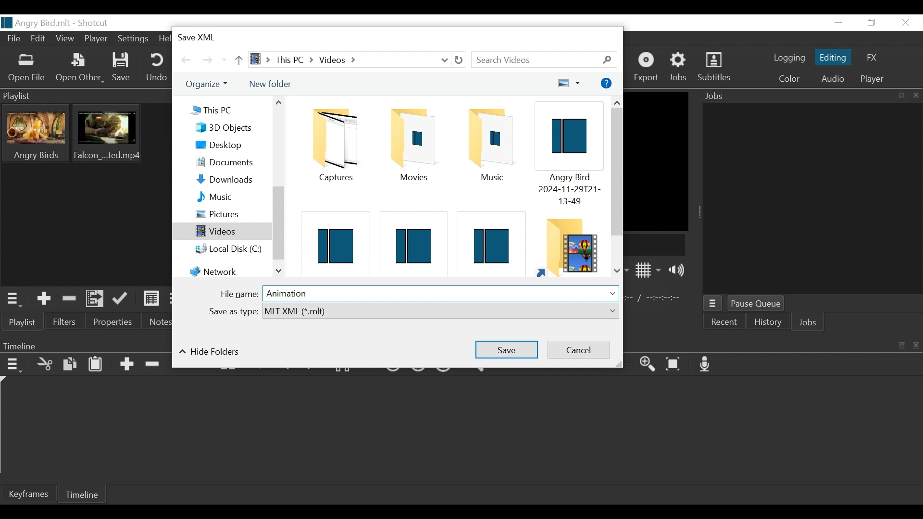 Image resolution: width=923 pixels, height=519 pixels. I want to click on History, so click(769, 323).